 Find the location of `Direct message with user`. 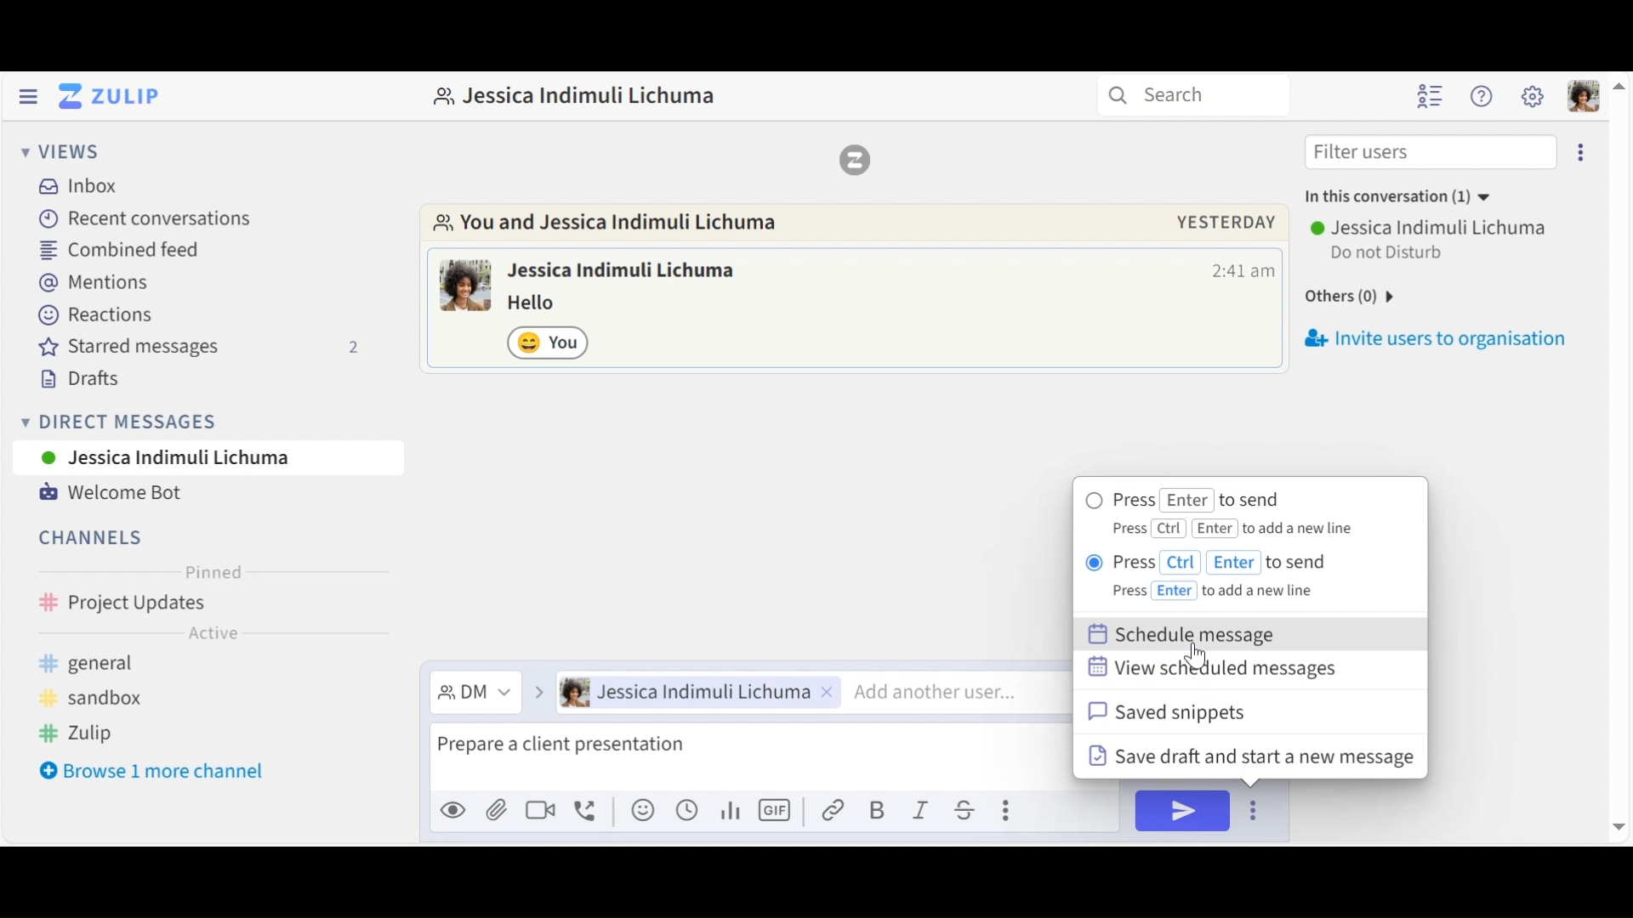

Direct message with user is located at coordinates (584, 96).